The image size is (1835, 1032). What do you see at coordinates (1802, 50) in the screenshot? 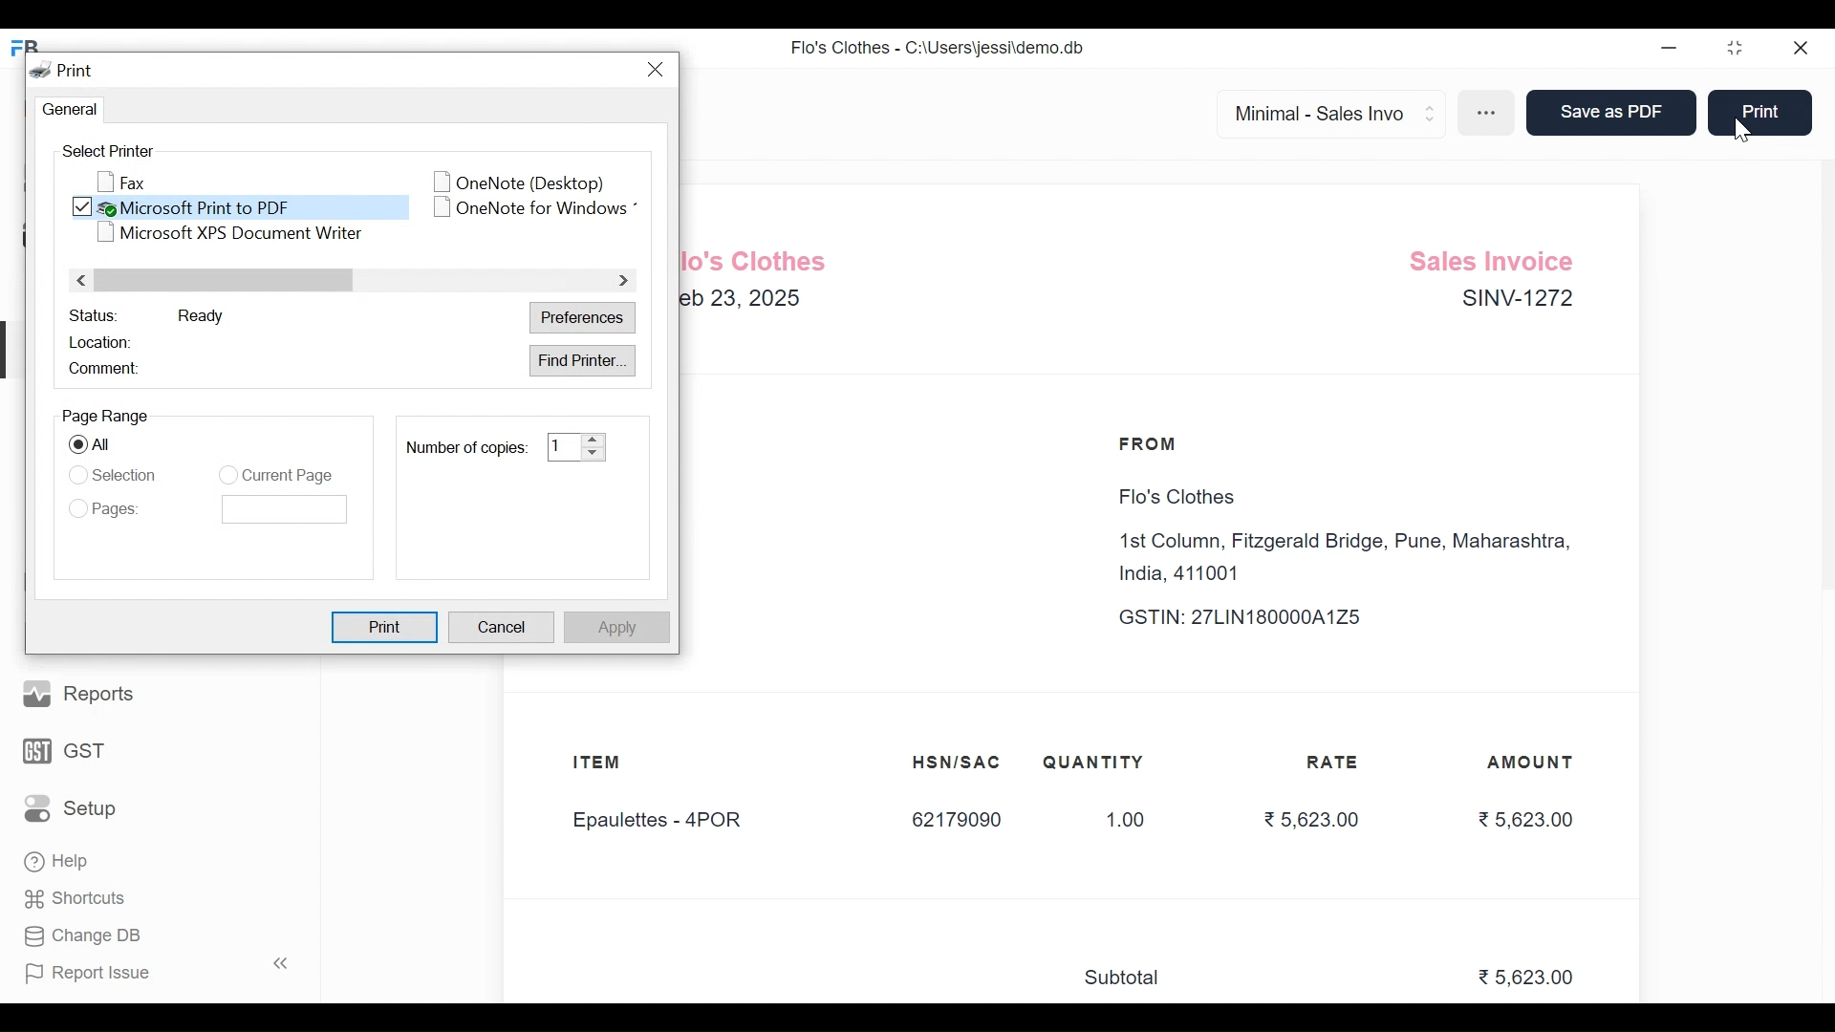
I see `Close` at bounding box center [1802, 50].